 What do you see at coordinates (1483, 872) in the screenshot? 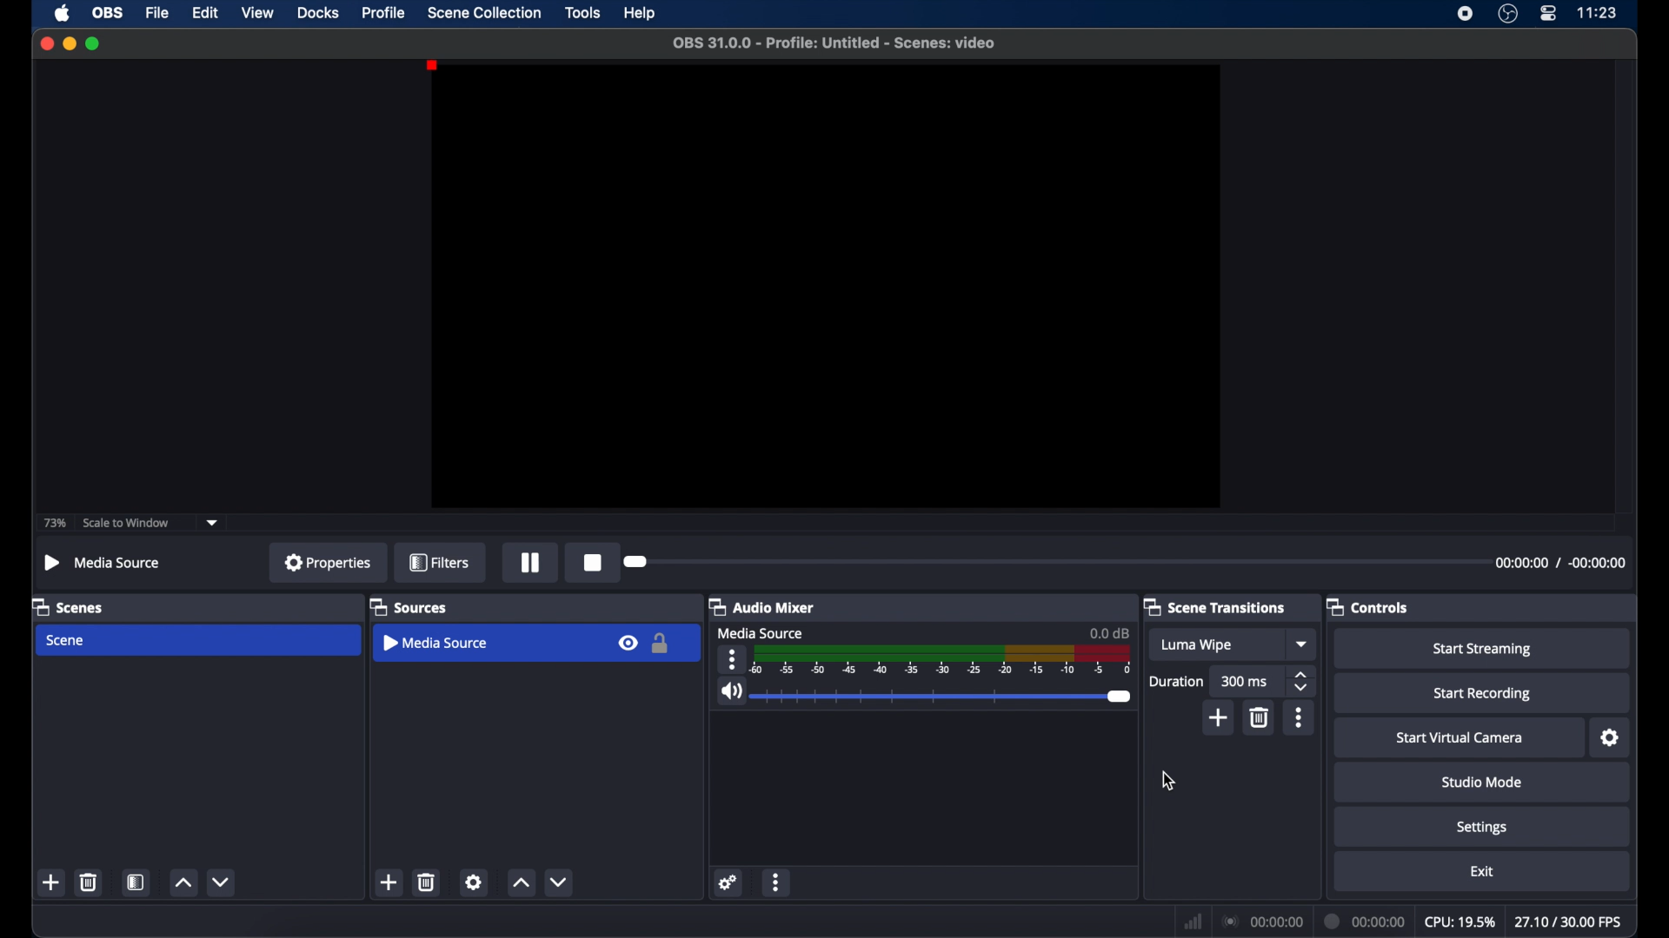
I see `exit` at bounding box center [1483, 872].